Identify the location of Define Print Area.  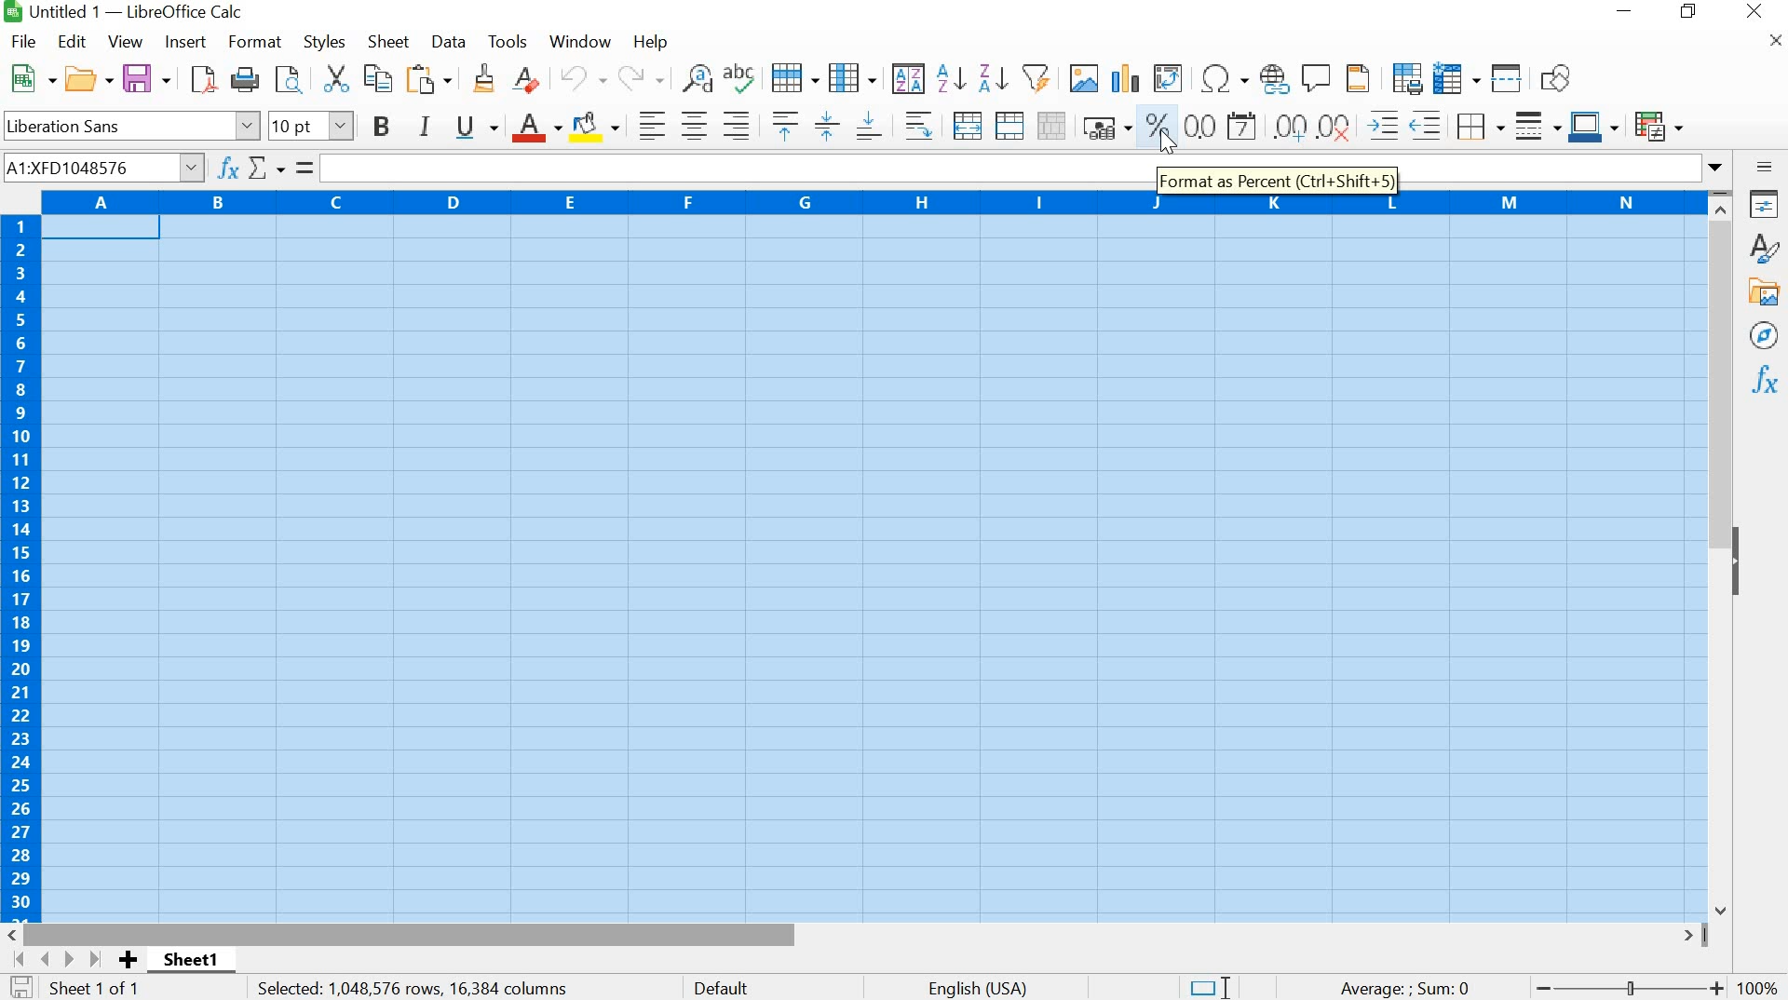
(1406, 78).